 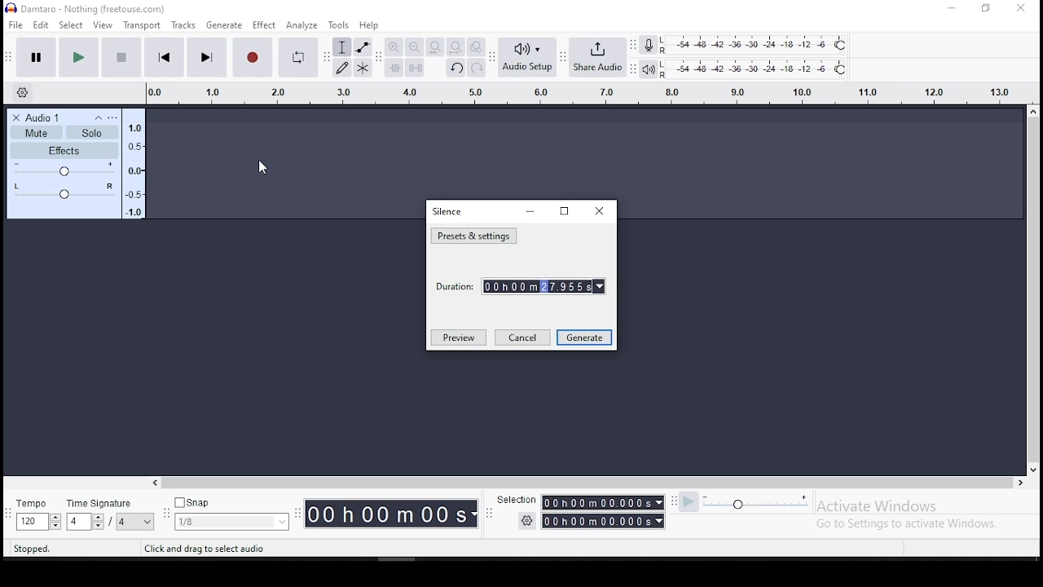 I want to click on generate, so click(x=222, y=25).